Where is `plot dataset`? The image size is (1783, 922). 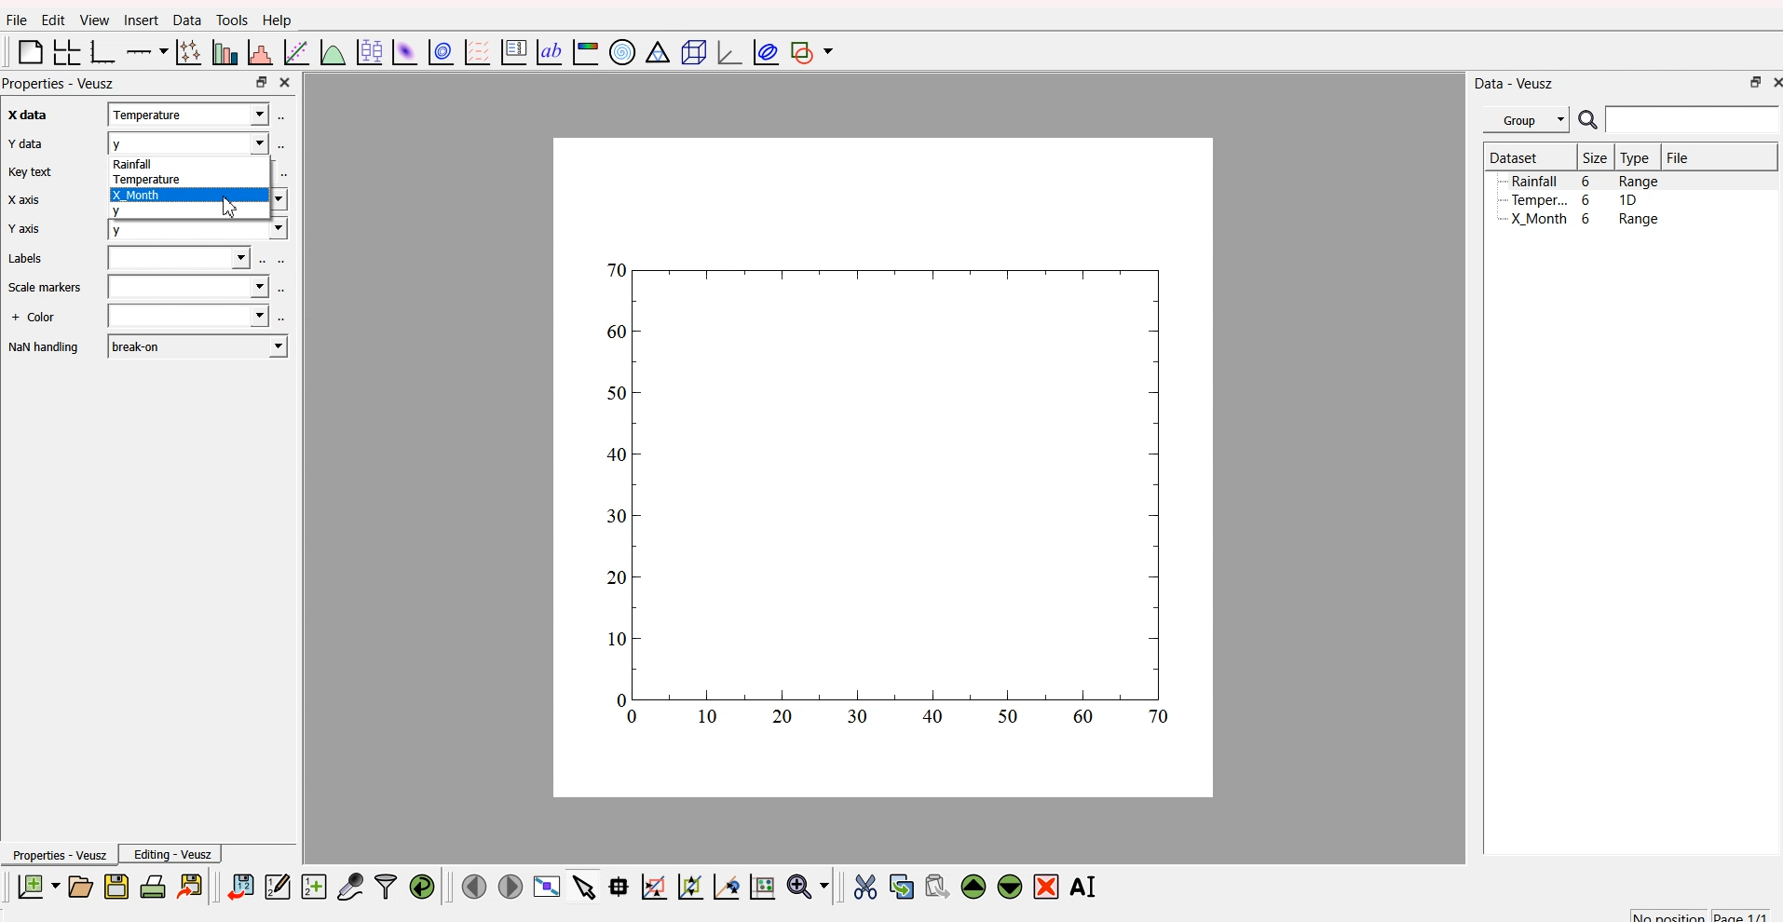 plot dataset is located at coordinates (402, 51).